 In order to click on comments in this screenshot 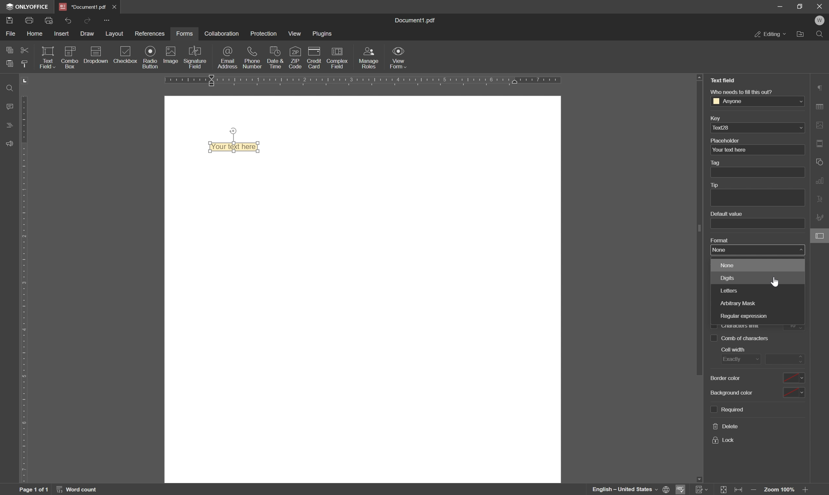, I will do `click(9, 106)`.